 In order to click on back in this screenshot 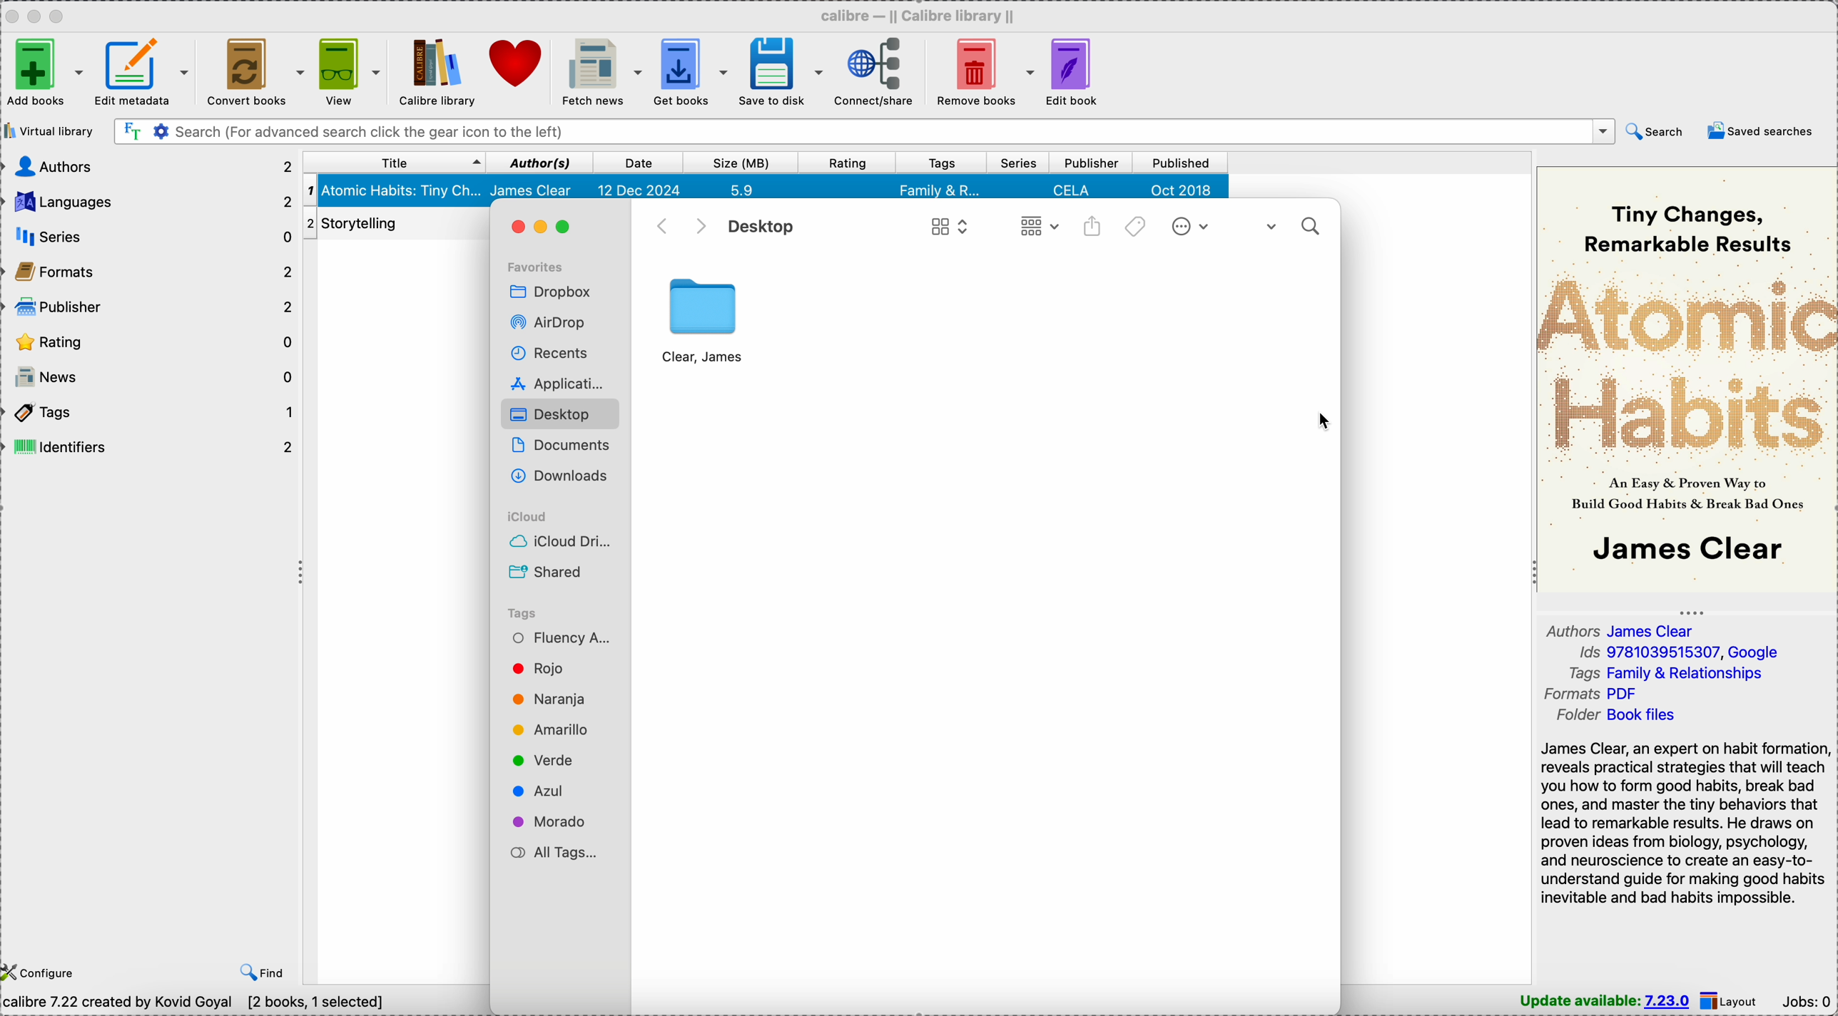, I will do `click(660, 227)`.